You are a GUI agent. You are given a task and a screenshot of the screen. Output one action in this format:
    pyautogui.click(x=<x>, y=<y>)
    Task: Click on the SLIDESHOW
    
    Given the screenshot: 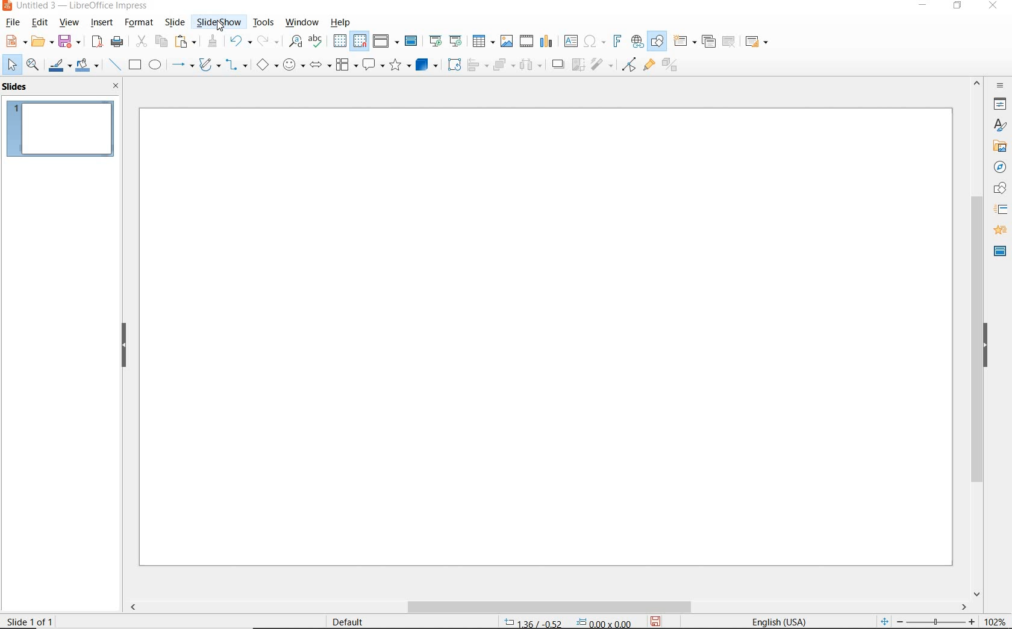 What is the action you would take?
    pyautogui.click(x=219, y=22)
    